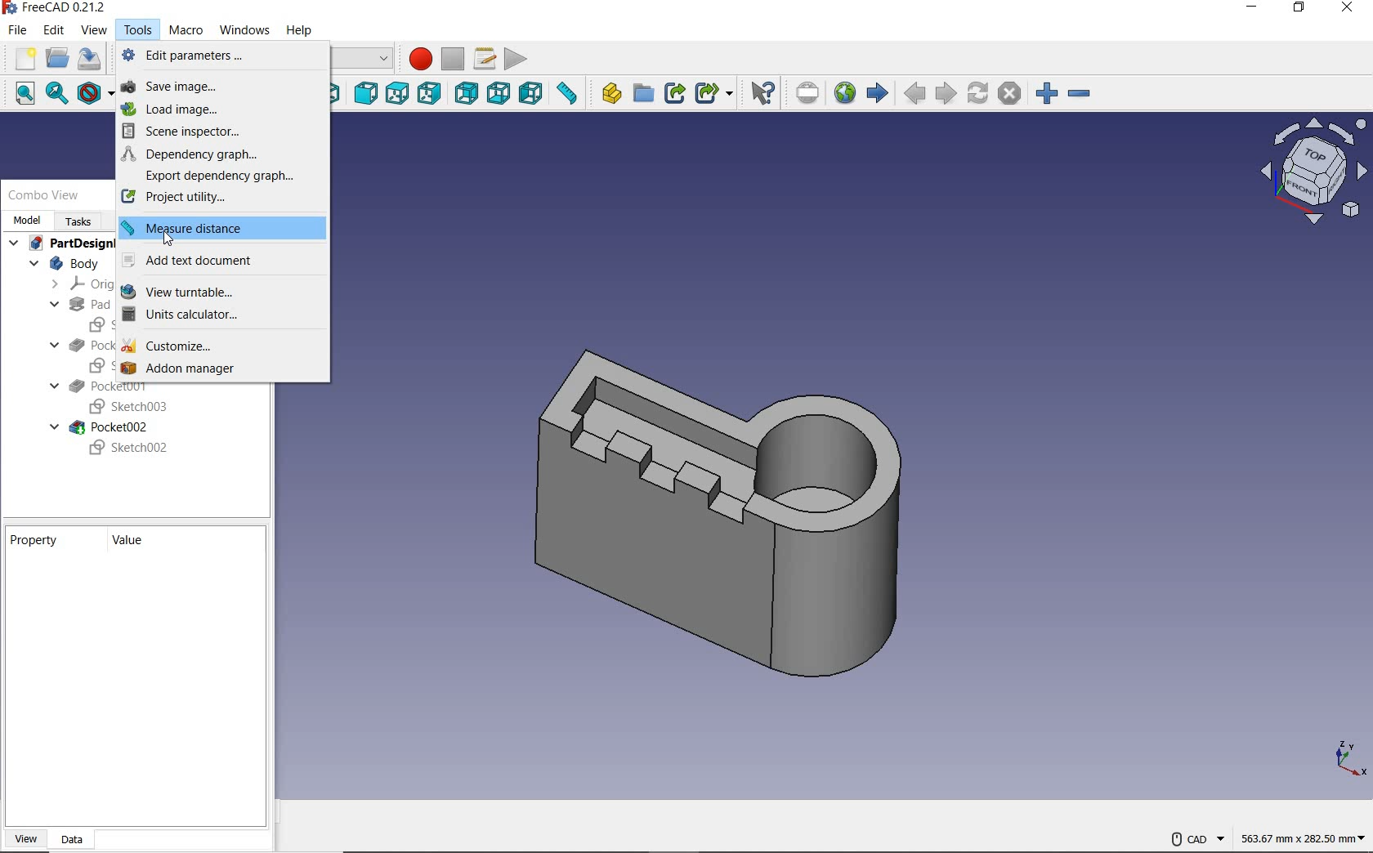  I want to click on MEASURE DISTANCE, so click(221, 228).